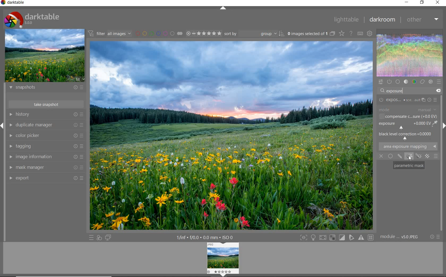 This screenshot has height=277, width=446. I want to click on snapshots, so click(46, 88).